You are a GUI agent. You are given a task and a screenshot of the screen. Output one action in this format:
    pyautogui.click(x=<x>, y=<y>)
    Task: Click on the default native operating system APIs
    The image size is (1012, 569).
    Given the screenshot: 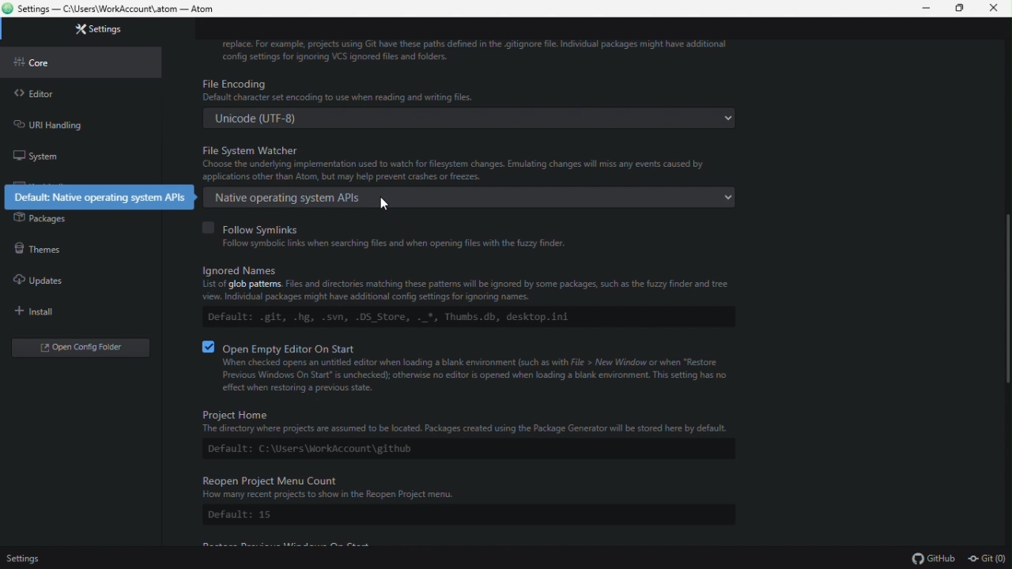 What is the action you would take?
    pyautogui.click(x=100, y=194)
    